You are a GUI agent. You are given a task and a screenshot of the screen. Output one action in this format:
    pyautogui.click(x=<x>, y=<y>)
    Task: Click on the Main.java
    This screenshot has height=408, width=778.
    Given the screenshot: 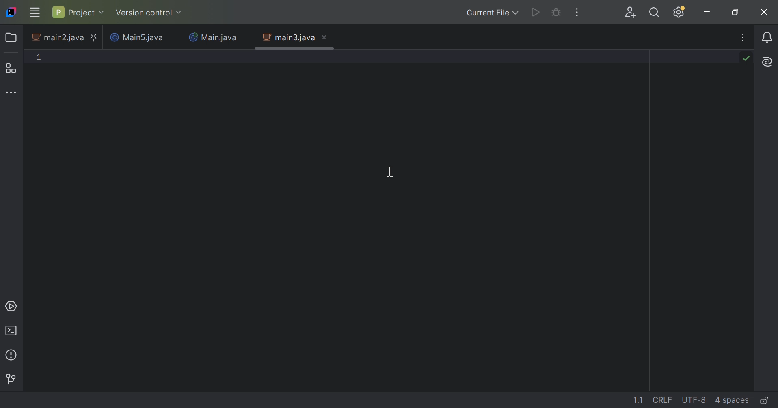 What is the action you would take?
    pyautogui.click(x=214, y=38)
    